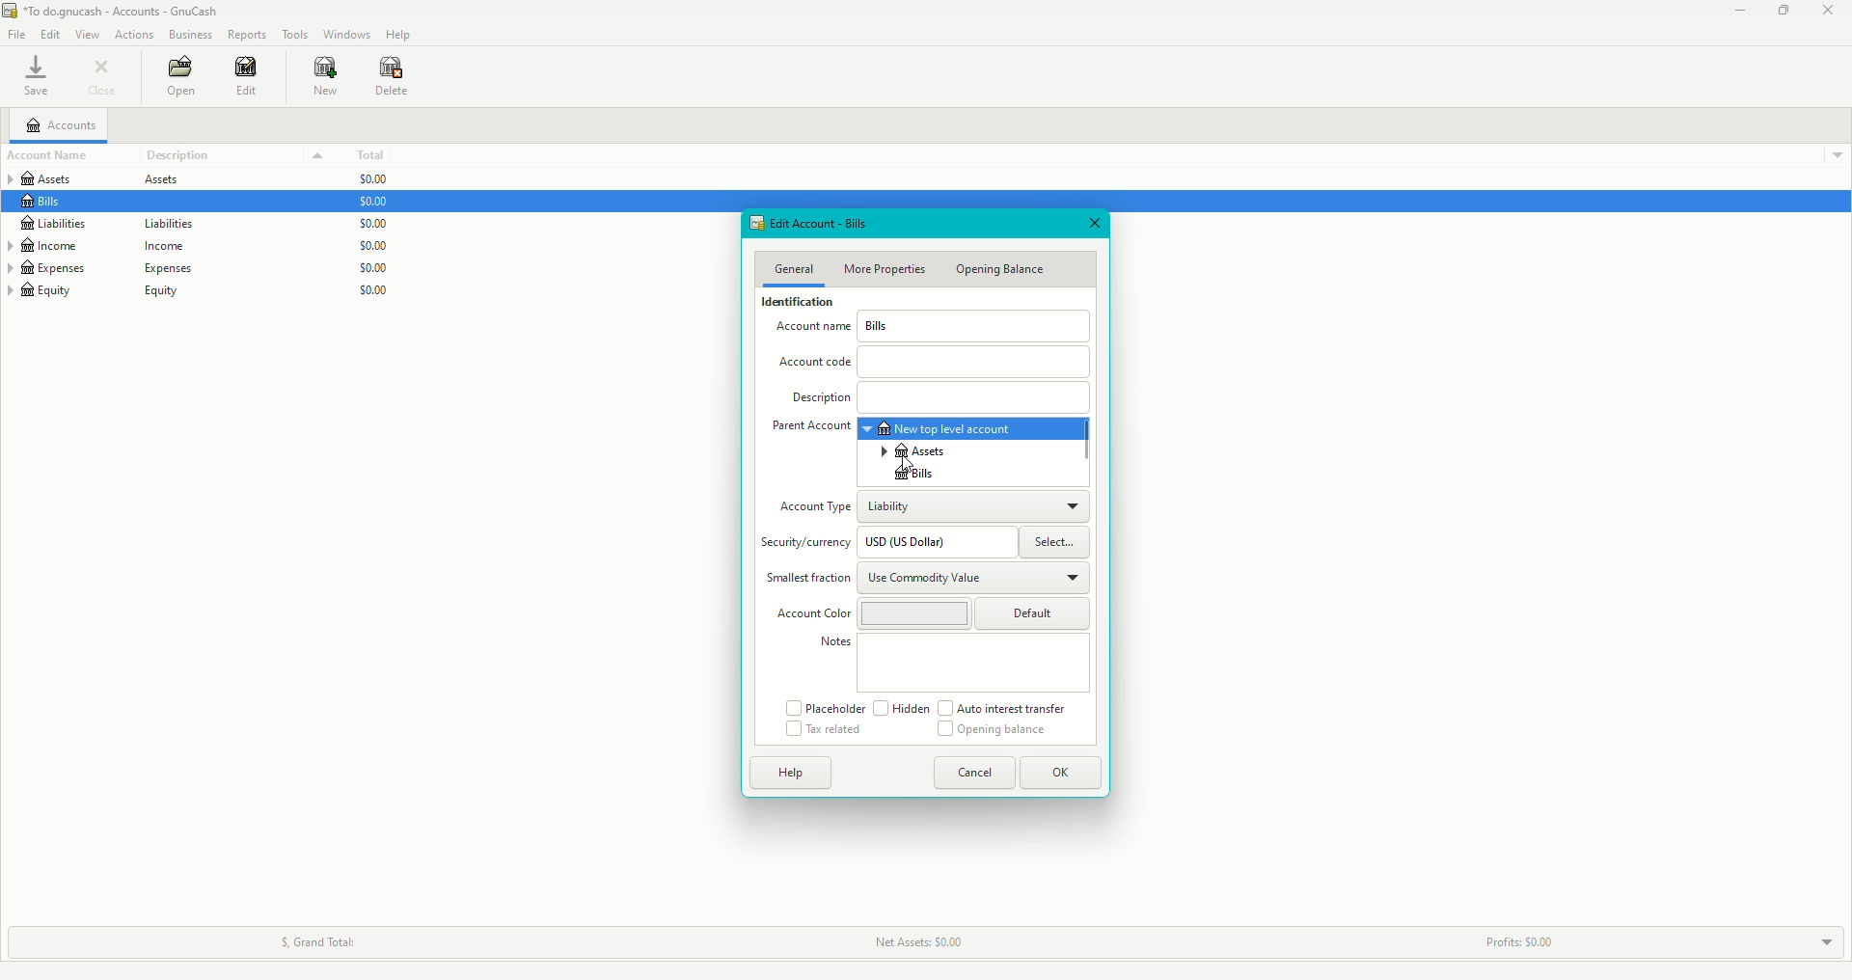  I want to click on Tools, so click(297, 34).